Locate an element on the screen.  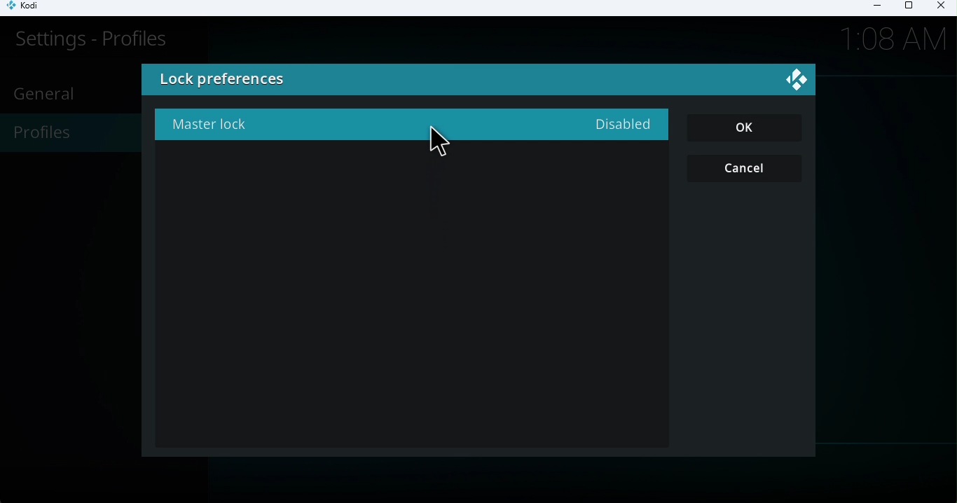
Profiles is located at coordinates (67, 135).